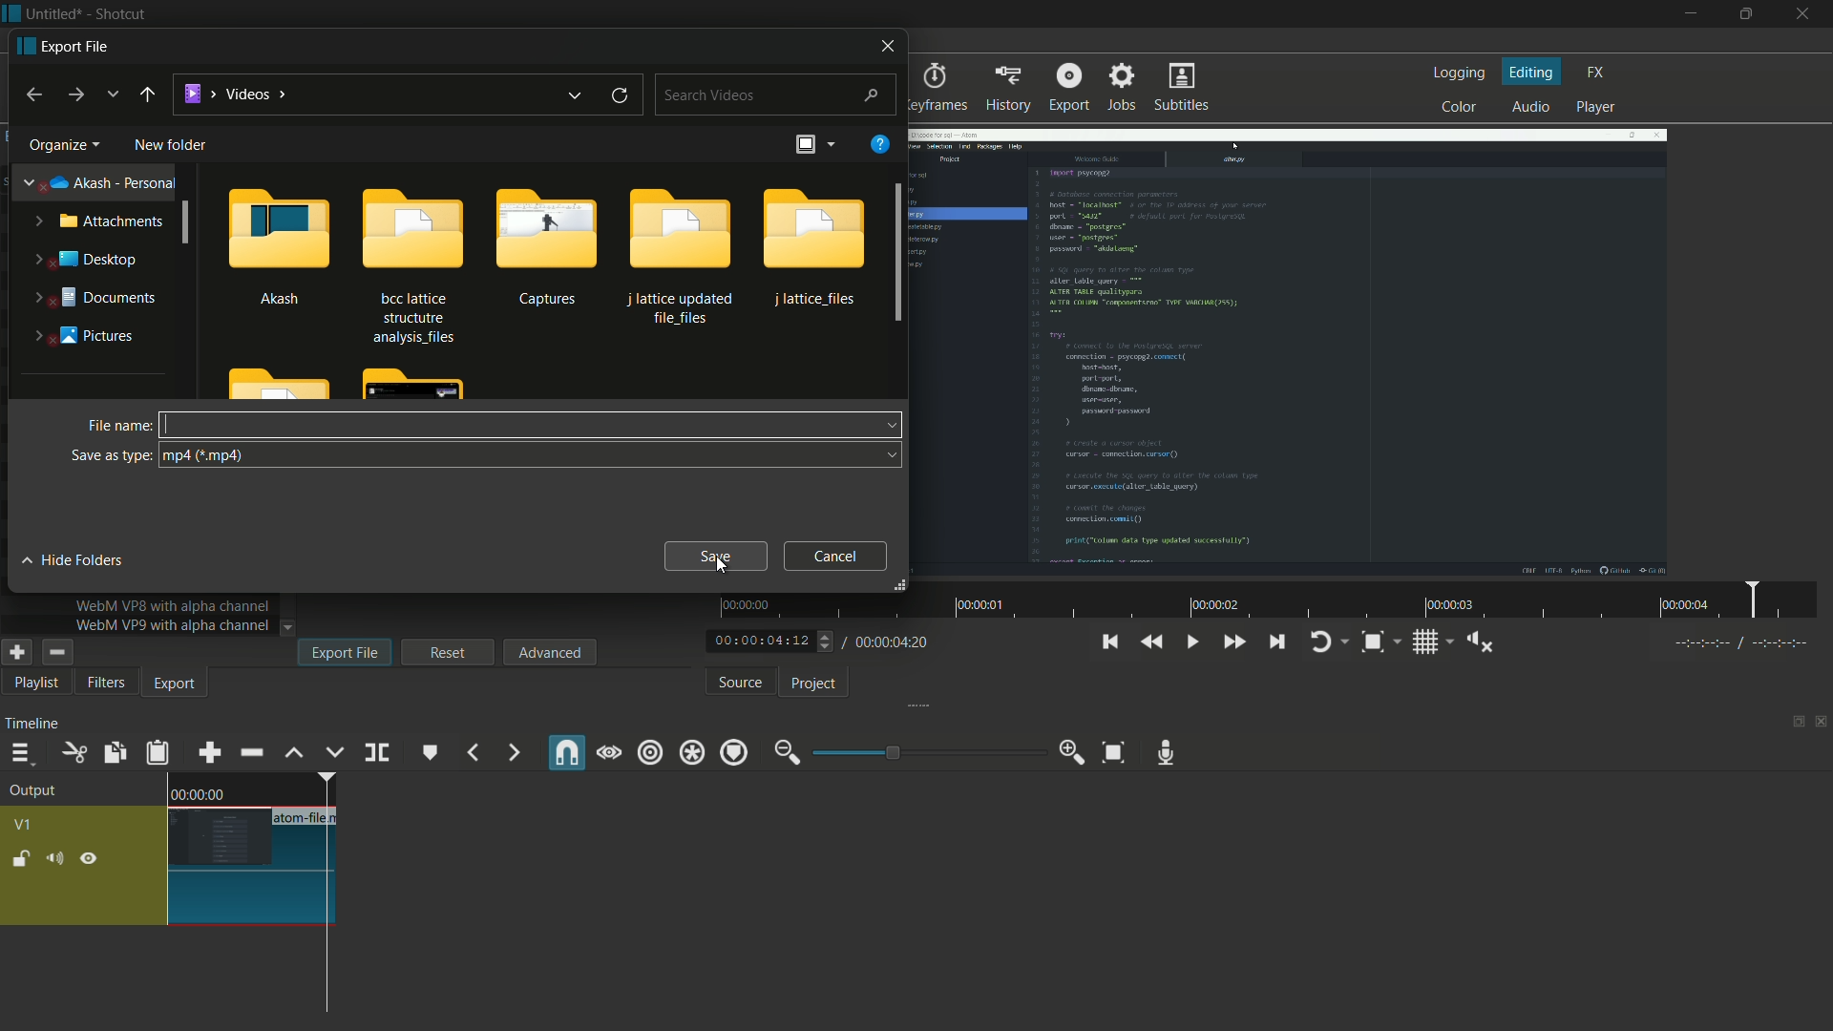  I want to click on editing, so click(1533, 73).